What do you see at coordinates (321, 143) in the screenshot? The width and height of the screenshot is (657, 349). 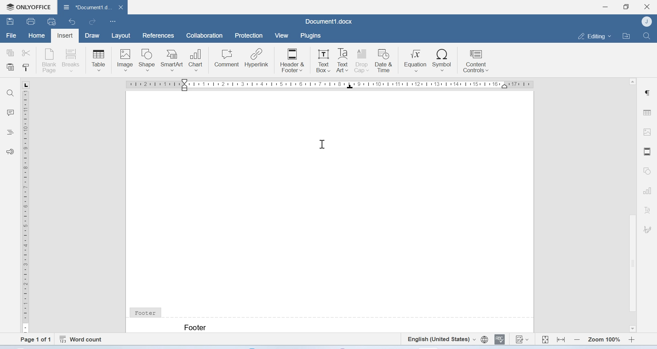 I see `Cursor` at bounding box center [321, 143].